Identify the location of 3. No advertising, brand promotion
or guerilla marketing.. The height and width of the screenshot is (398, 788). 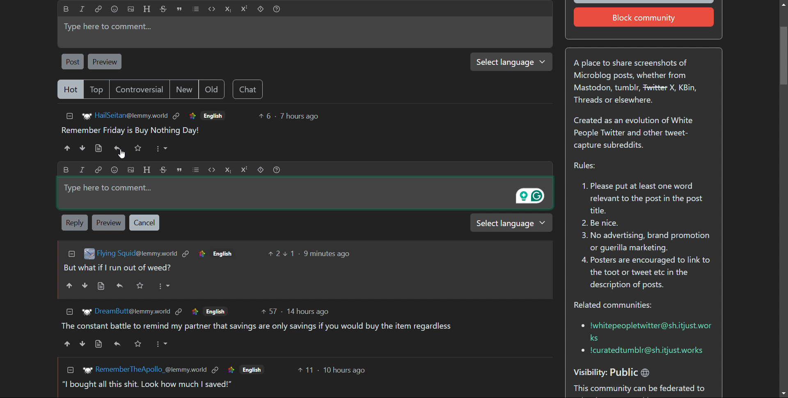
(644, 242).